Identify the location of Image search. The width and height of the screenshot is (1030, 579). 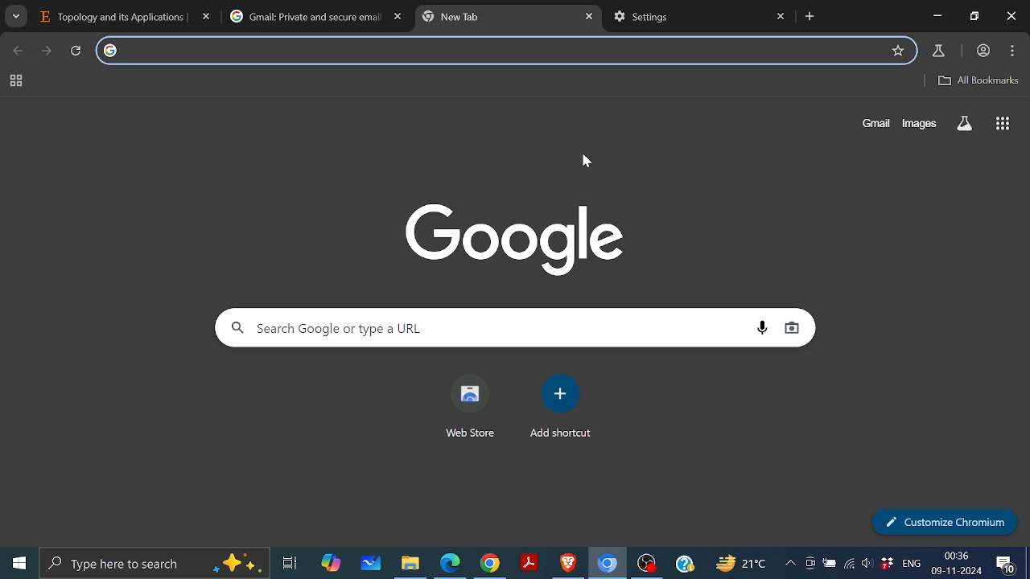
(791, 329).